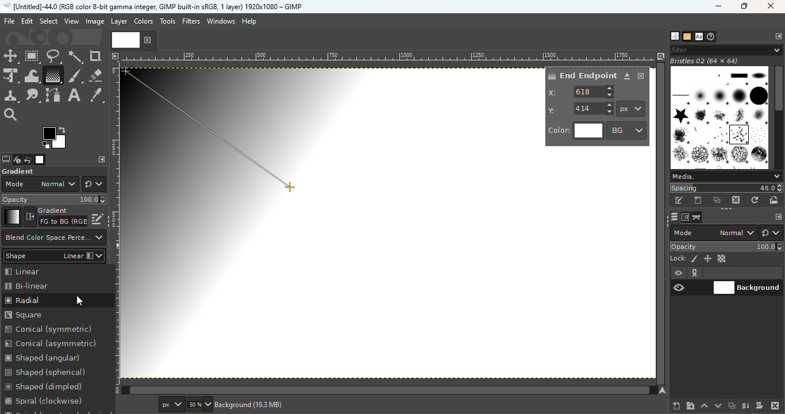 The height and width of the screenshot is (414, 785). Describe the element at coordinates (191, 21) in the screenshot. I see `Filters` at that location.